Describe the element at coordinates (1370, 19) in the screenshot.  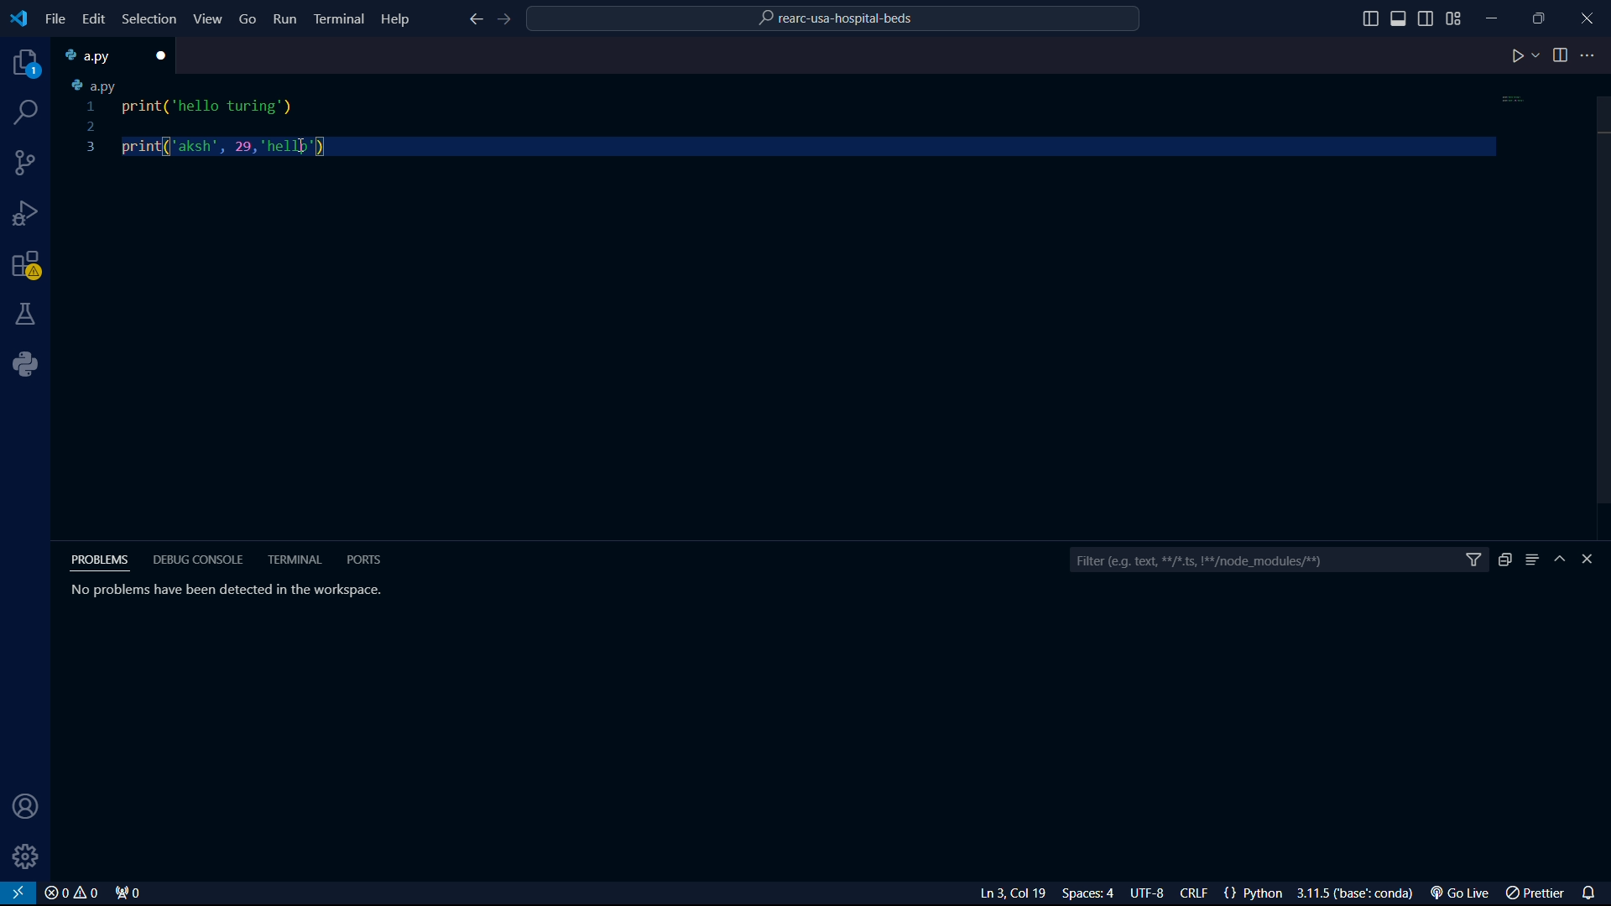
I see `toggle sidebar` at that location.